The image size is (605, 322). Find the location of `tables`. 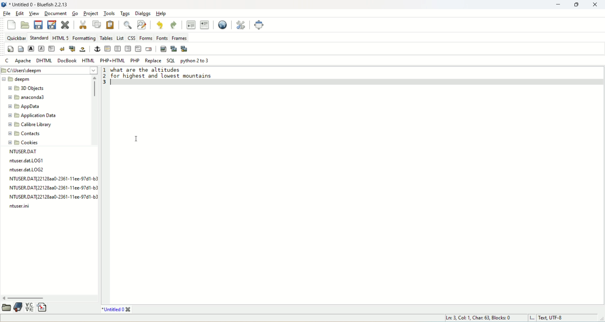

tables is located at coordinates (106, 37).